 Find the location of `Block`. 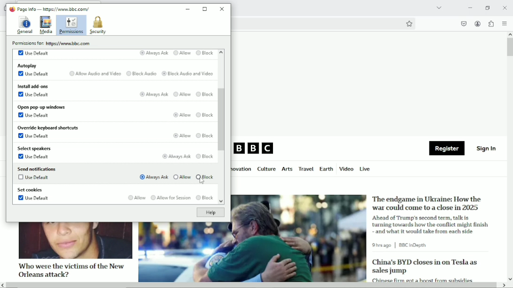

Block is located at coordinates (205, 136).